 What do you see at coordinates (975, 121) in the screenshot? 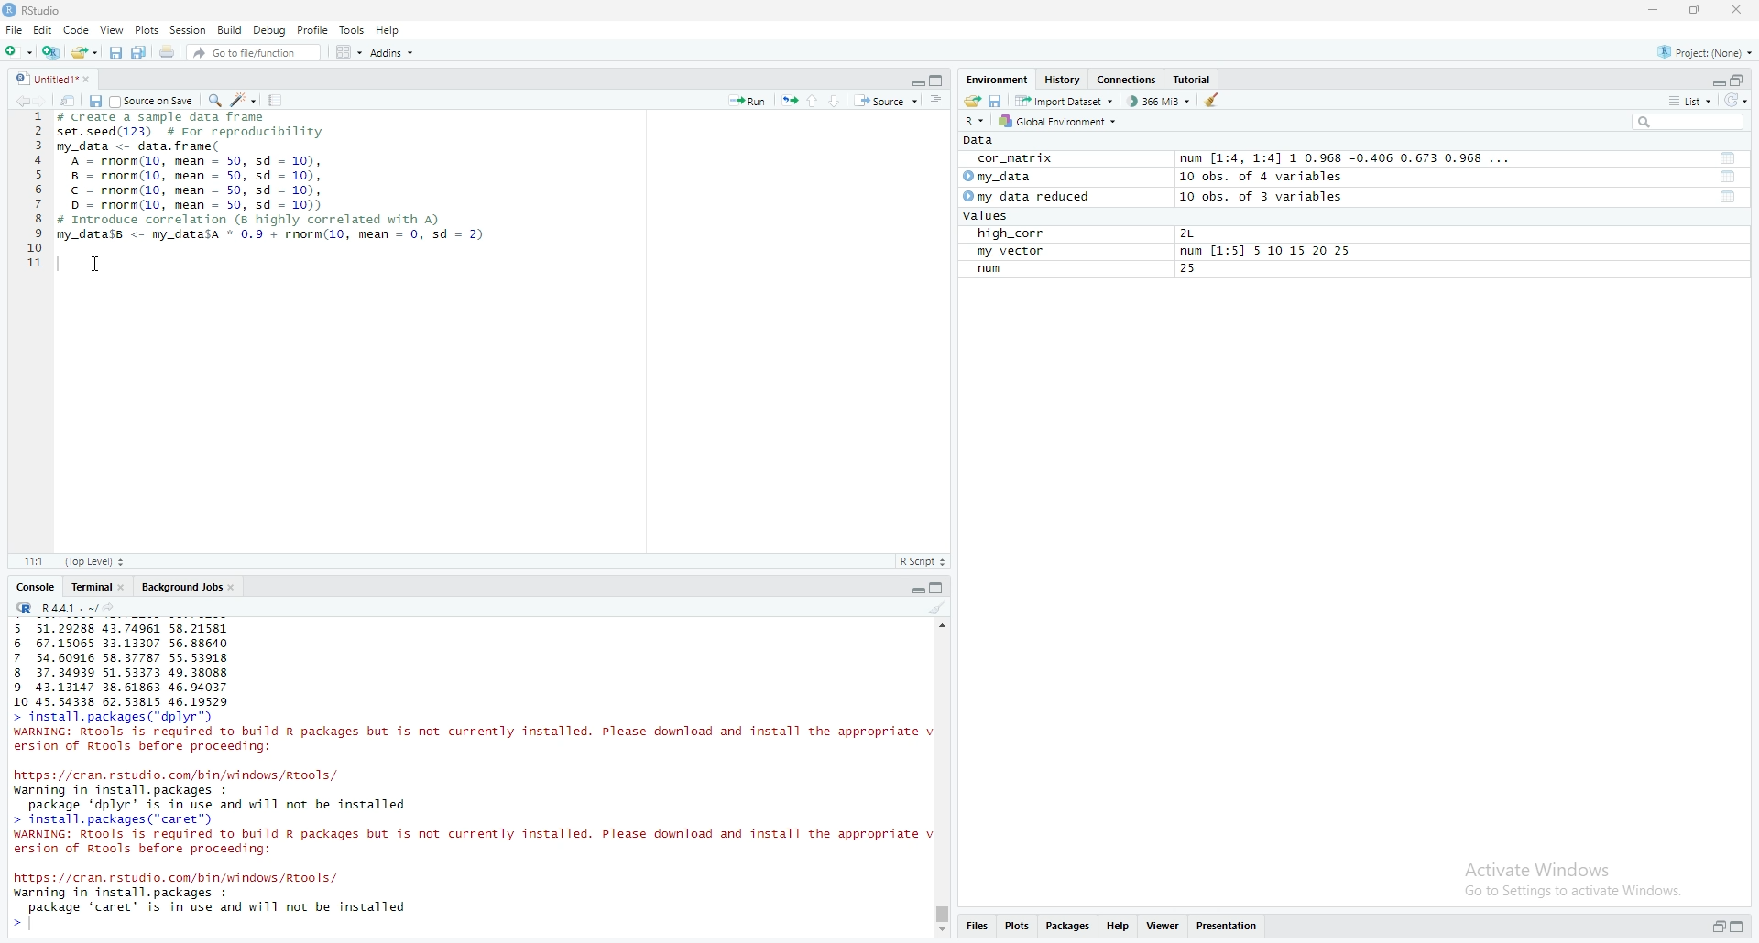
I see `R` at bounding box center [975, 121].